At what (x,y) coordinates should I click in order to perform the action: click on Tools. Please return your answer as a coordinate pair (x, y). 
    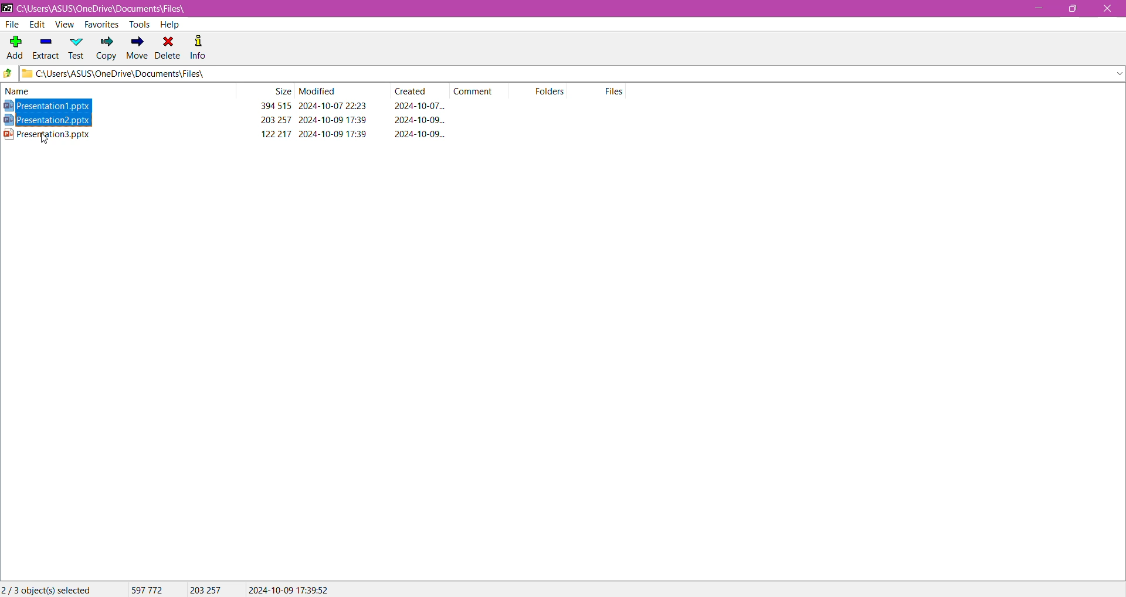
    Looking at the image, I should click on (138, 24).